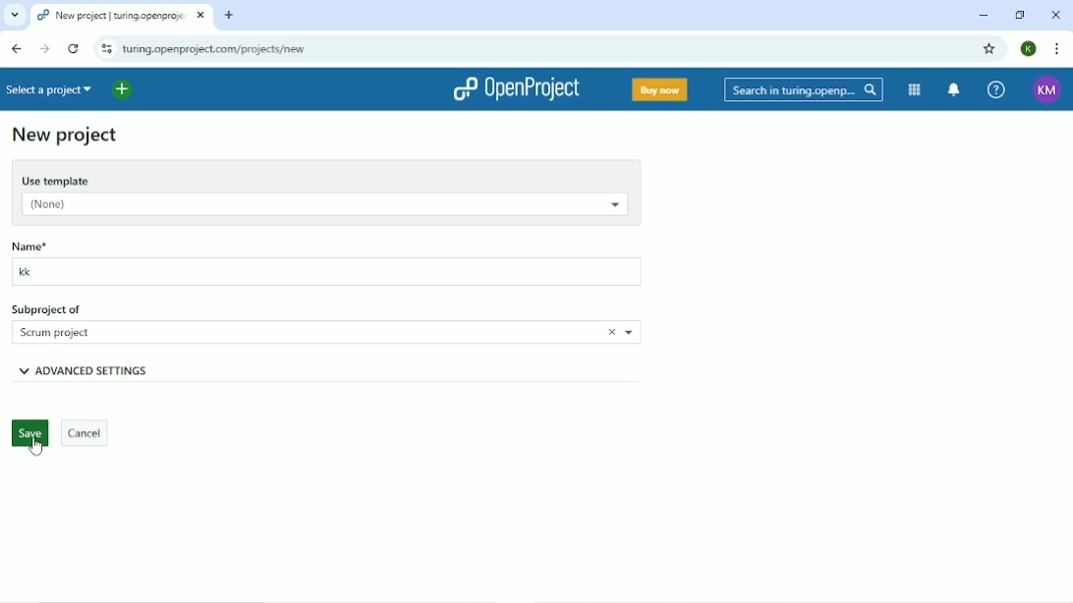  Describe the element at coordinates (85, 433) in the screenshot. I see `Cancel` at that location.